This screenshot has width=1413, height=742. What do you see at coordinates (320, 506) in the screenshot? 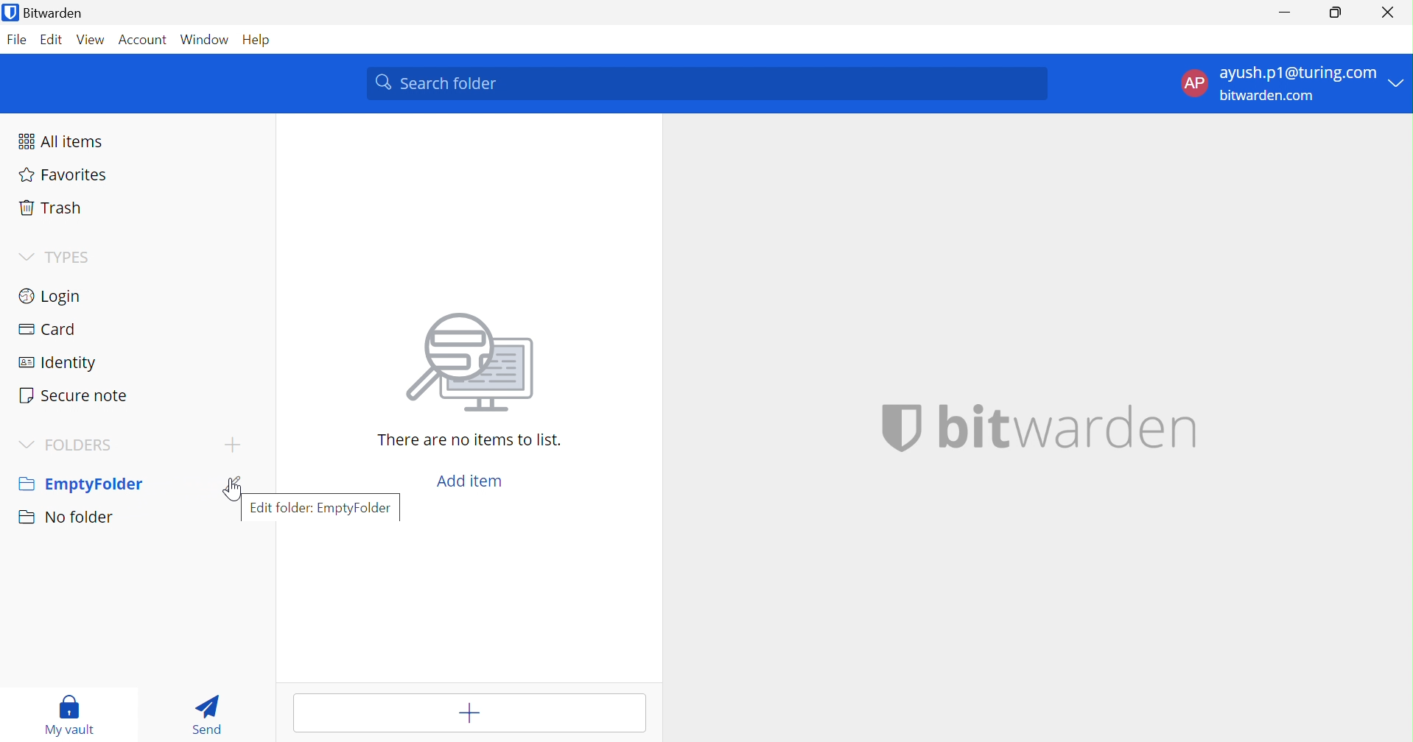
I see `Edit folder: EmptyFolder` at bounding box center [320, 506].